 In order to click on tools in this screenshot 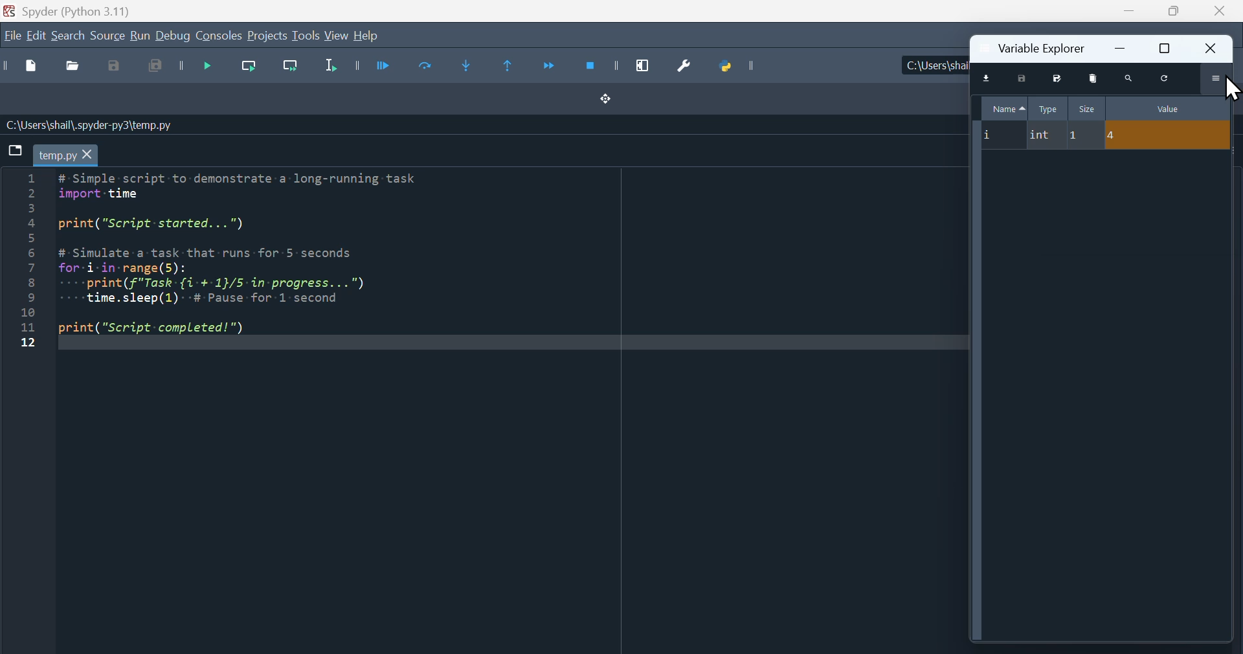, I will do `click(306, 35)`.